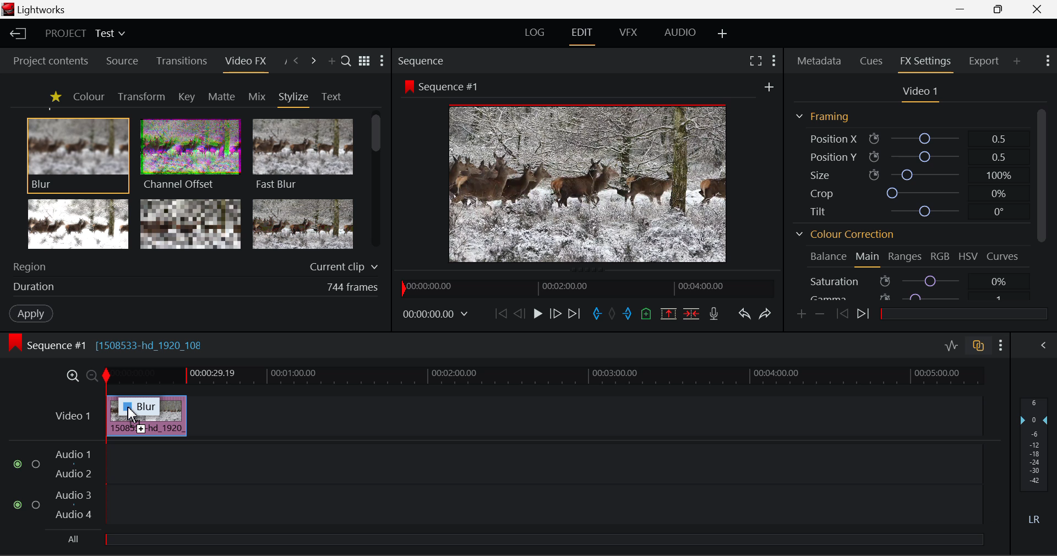 The height and width of the screenshot is (556, 1057). What do you see at coordinates (120, 60) in the screenshot?
I see `Source` at bounding box center [120, 60].